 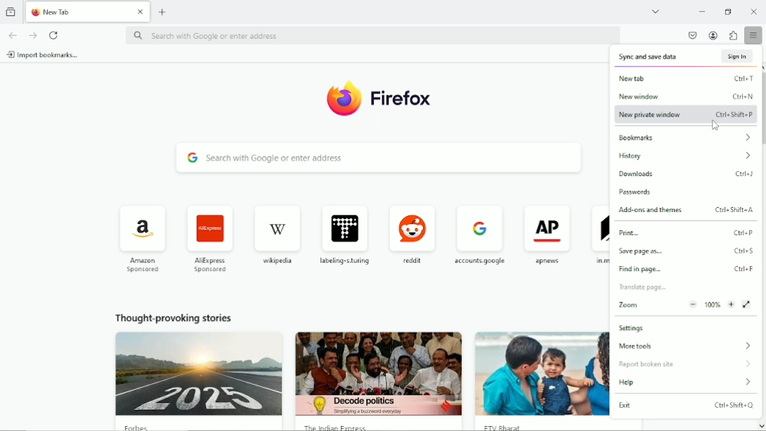 What do you see at coordinates (645, 365) in the screenshot?
I see `report broken site` at bounding box center [645, 365].